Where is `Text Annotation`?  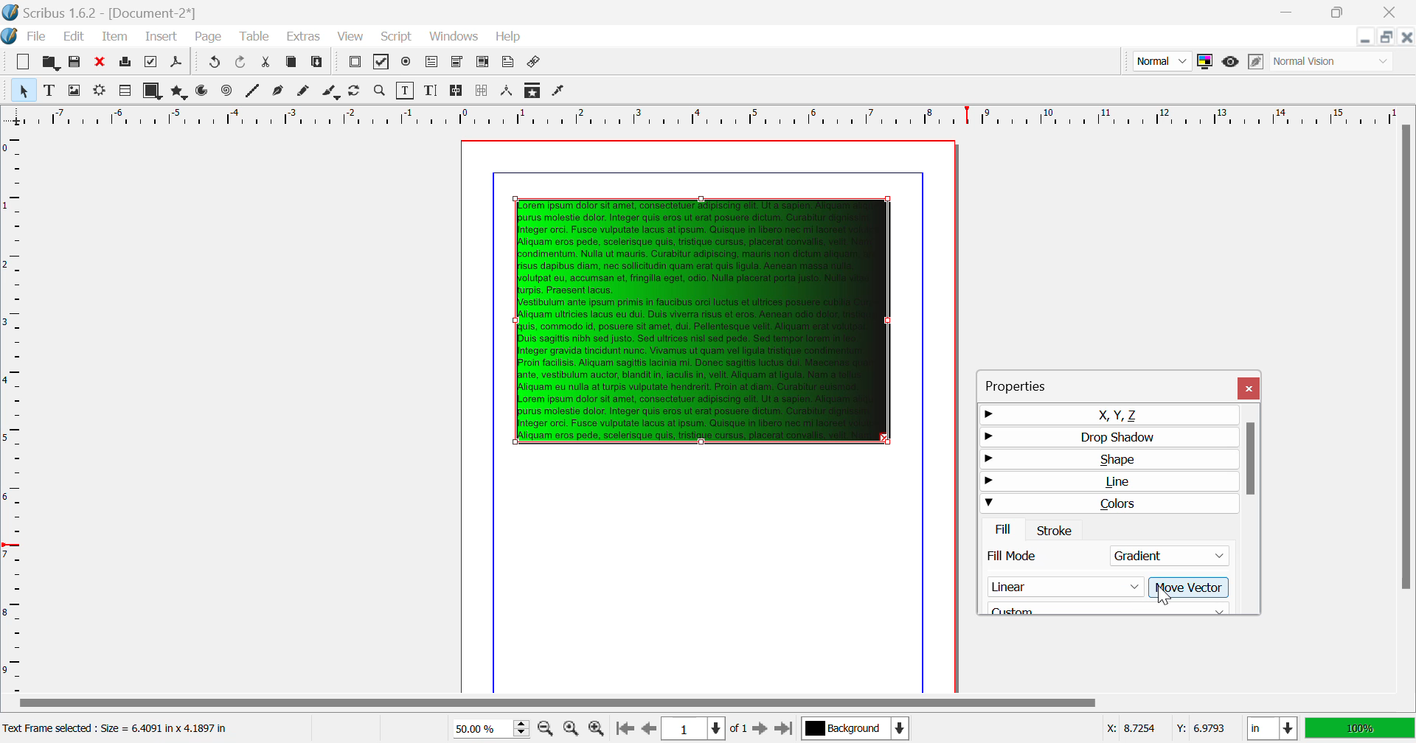
Text Annotation is located at coordinates (507, 63).